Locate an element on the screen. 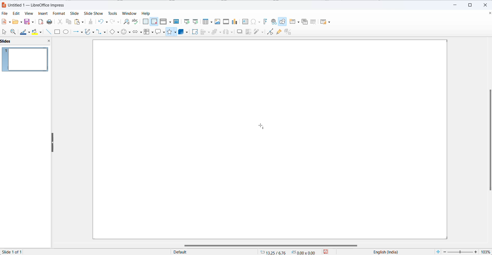  copy is located at coordinates (69, 22).